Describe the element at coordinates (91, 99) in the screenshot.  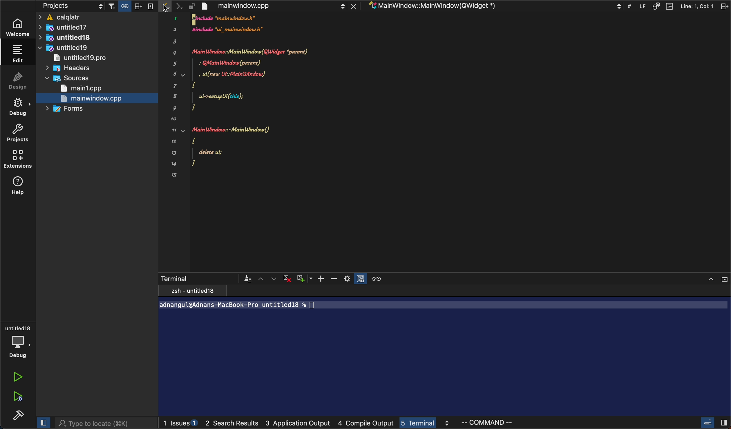
I see `main window.cpp` at that location.